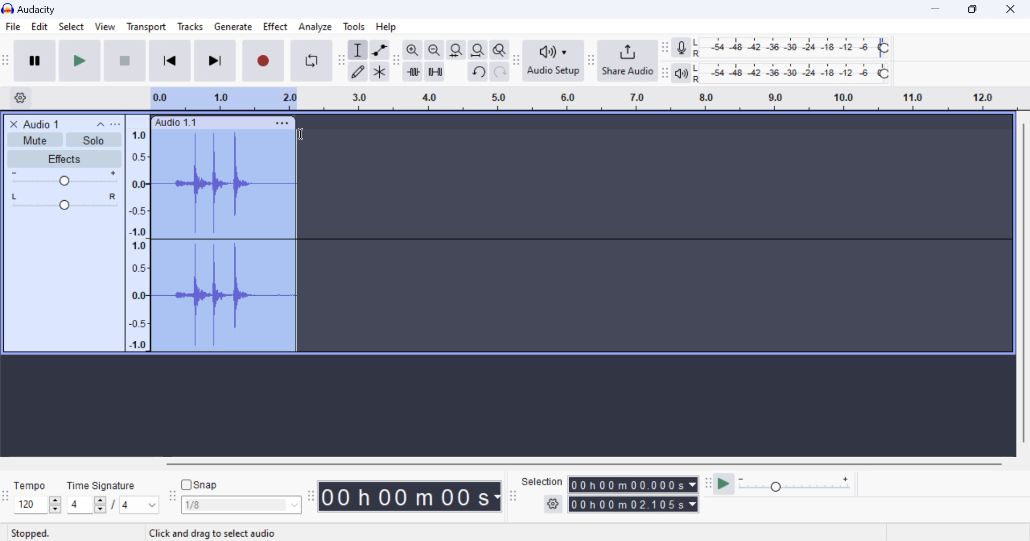  What do you see at coordinates (501, 51) in the screenshot?
I see `zoom toggle` at bounding box center [501, 51].